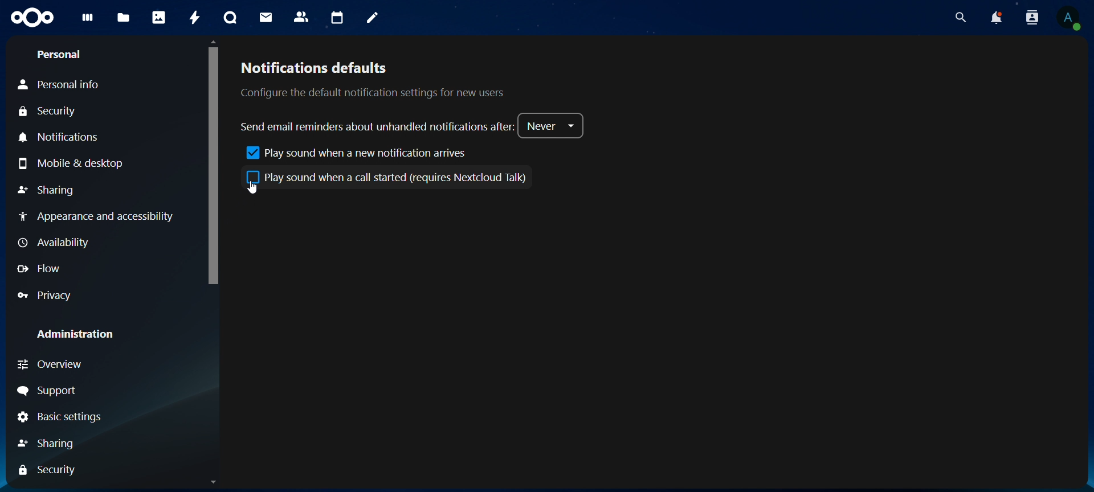 This screenshot has width=1094, height=492. What do you see at coordinates (46, 471) in the screenshot?
I see `Security` at bounding box center [46, 471].